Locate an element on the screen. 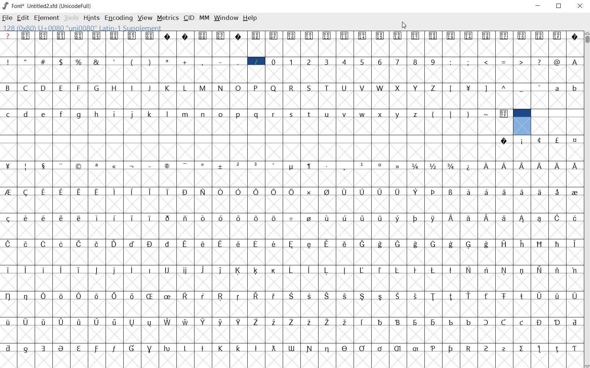 Image resolution: width=590 pixels, height=368 pixels. Symbol is located at coordinates (574, 35).